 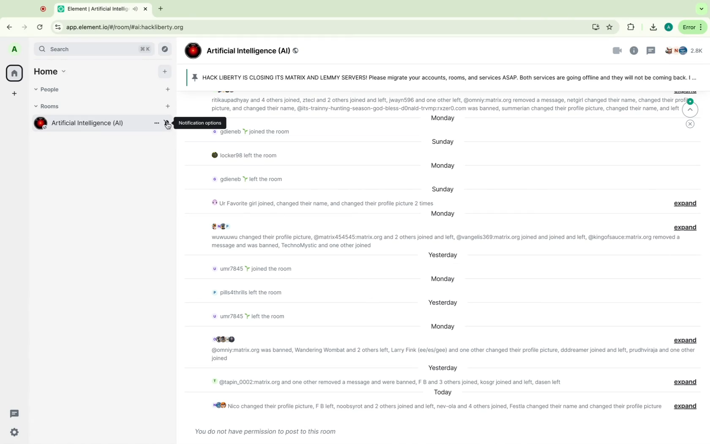 What do you see at coordinates (246, 48) in the screenshot?
I see `group name` at bounding box center [246, 48].